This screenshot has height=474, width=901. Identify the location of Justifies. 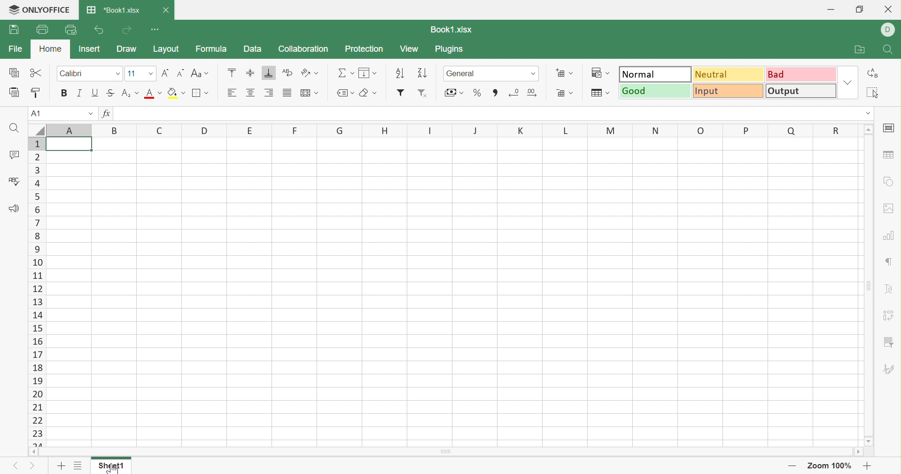
(288, 93).